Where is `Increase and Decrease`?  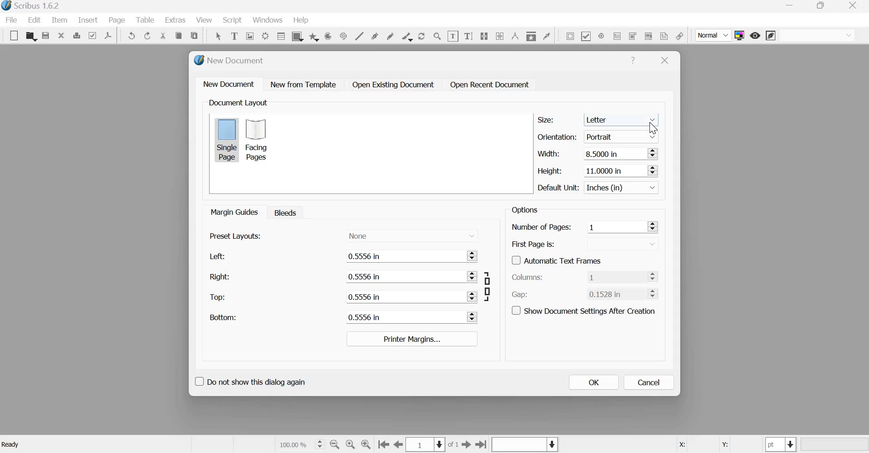
Increase and Decrease is located at coordinates (653, 226).